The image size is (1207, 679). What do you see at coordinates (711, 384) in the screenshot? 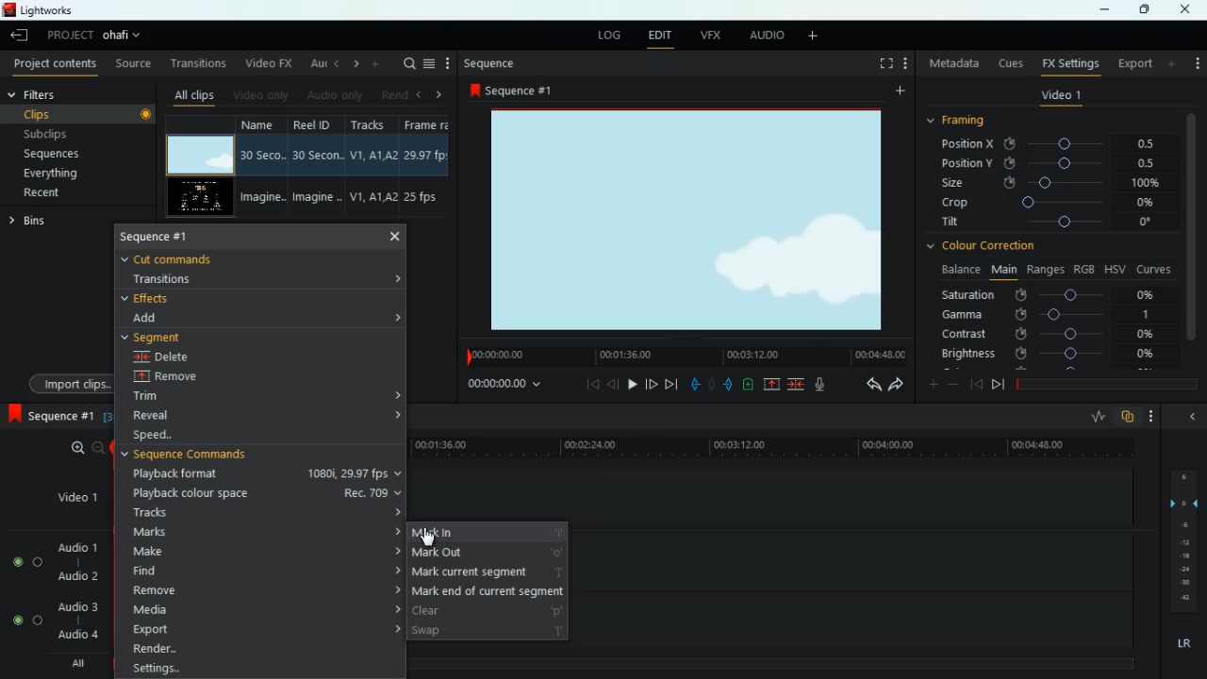
I see `hold` at bounding box center [711, 384].